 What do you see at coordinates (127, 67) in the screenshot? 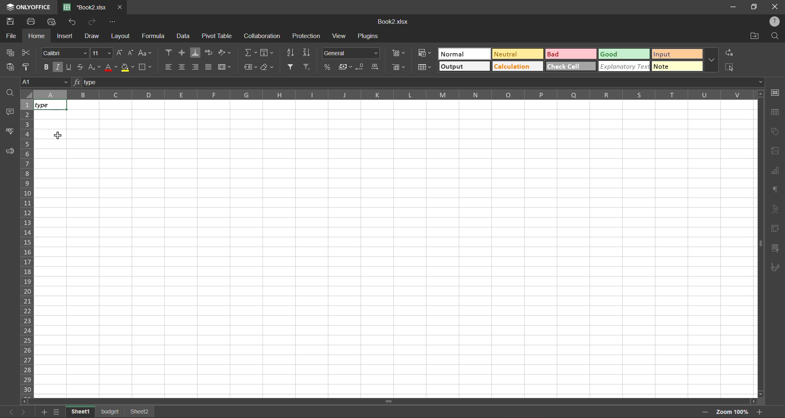
I see `fill color` at bounding box center [127, 67].